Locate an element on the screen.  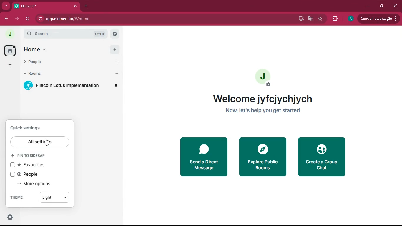
favourites is located at coordinates (30, 165).